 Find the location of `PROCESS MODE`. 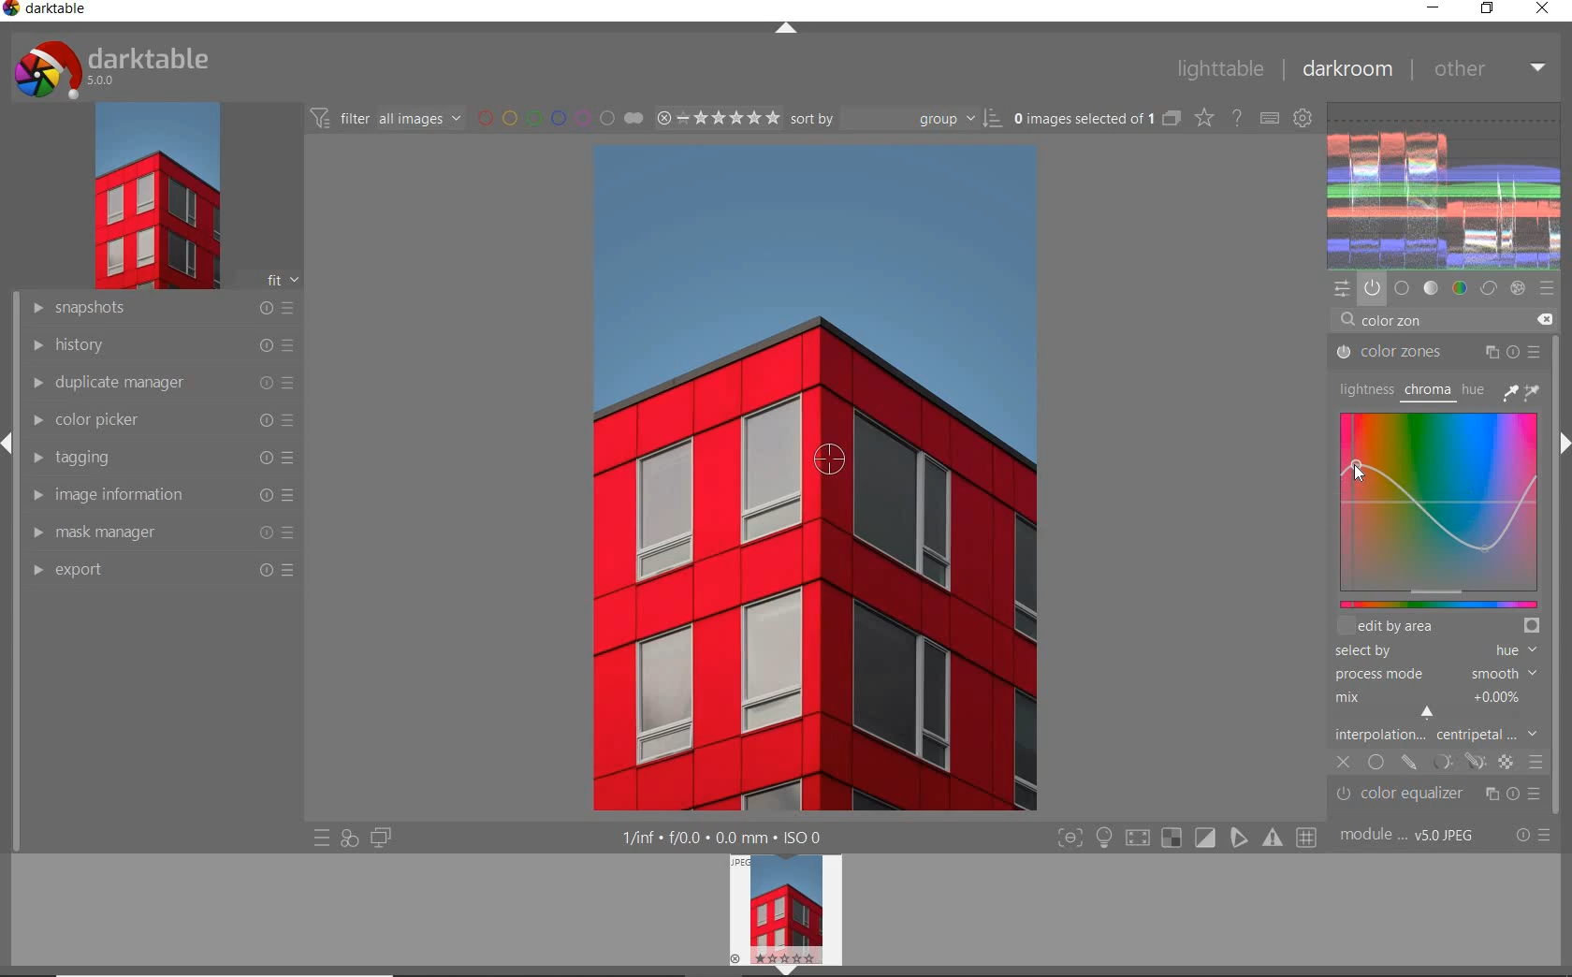

PROCESS MODE is located at coordinates (1434, 673).